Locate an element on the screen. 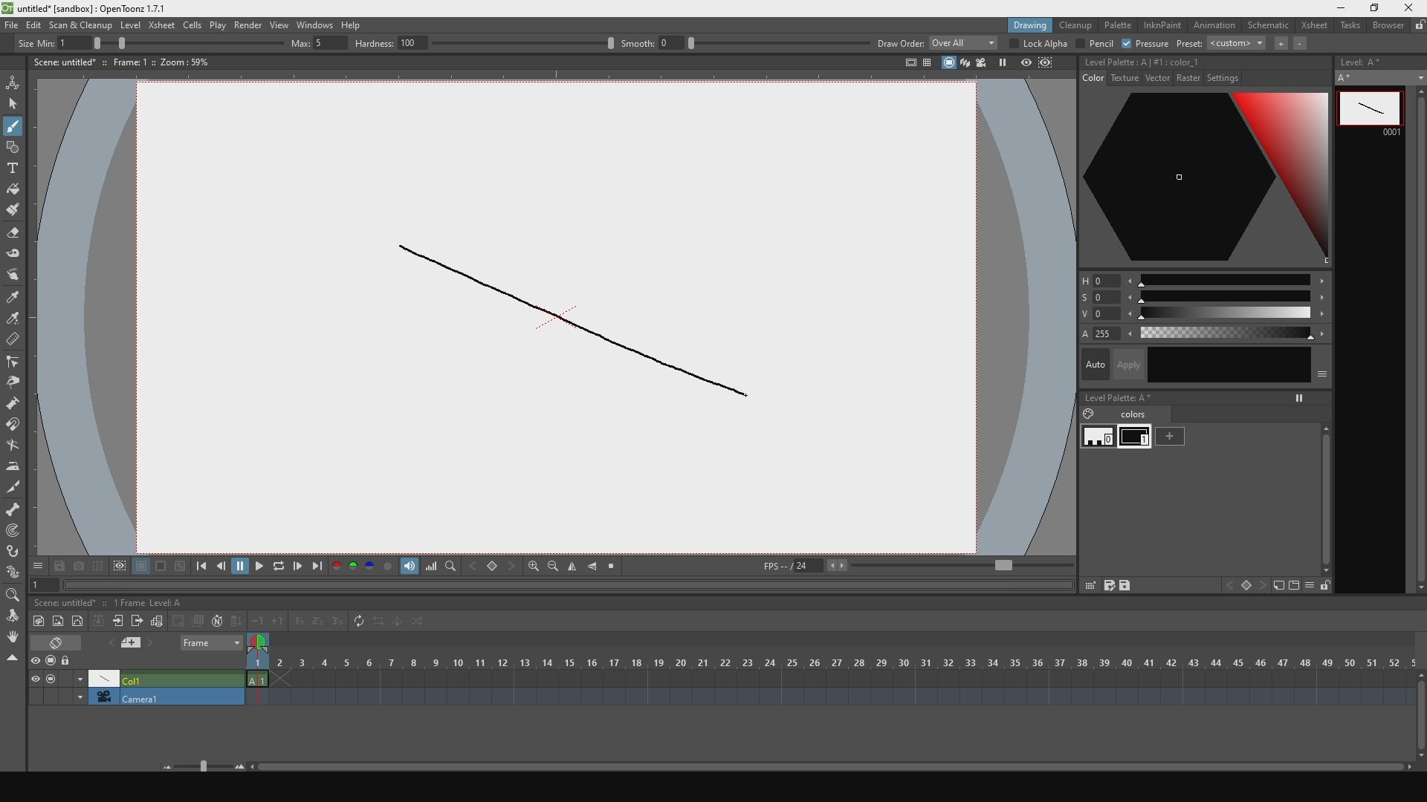  fps is located at coordinates (919, 566).